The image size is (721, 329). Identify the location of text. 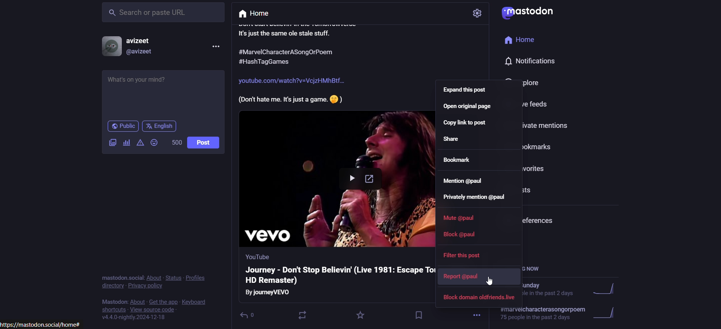
(113, 303).